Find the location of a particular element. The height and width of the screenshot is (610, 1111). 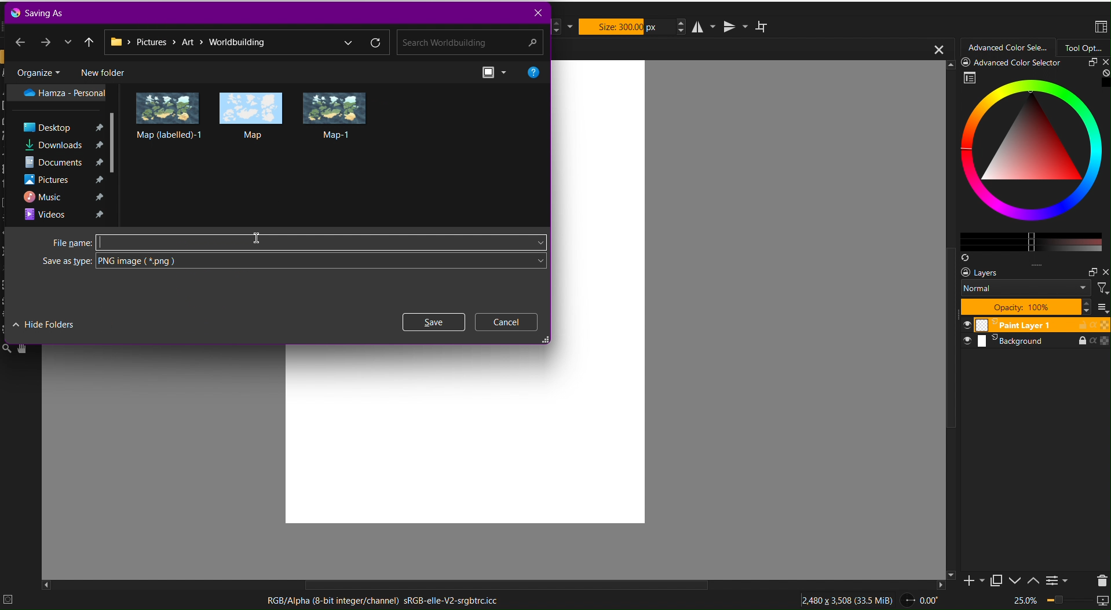

File Name is located at coordinates (297, 242).